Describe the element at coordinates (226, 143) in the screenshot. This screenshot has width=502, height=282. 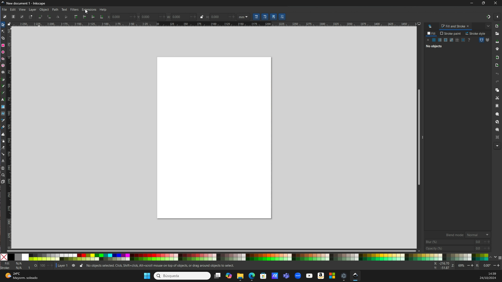
I see `File` at that location.